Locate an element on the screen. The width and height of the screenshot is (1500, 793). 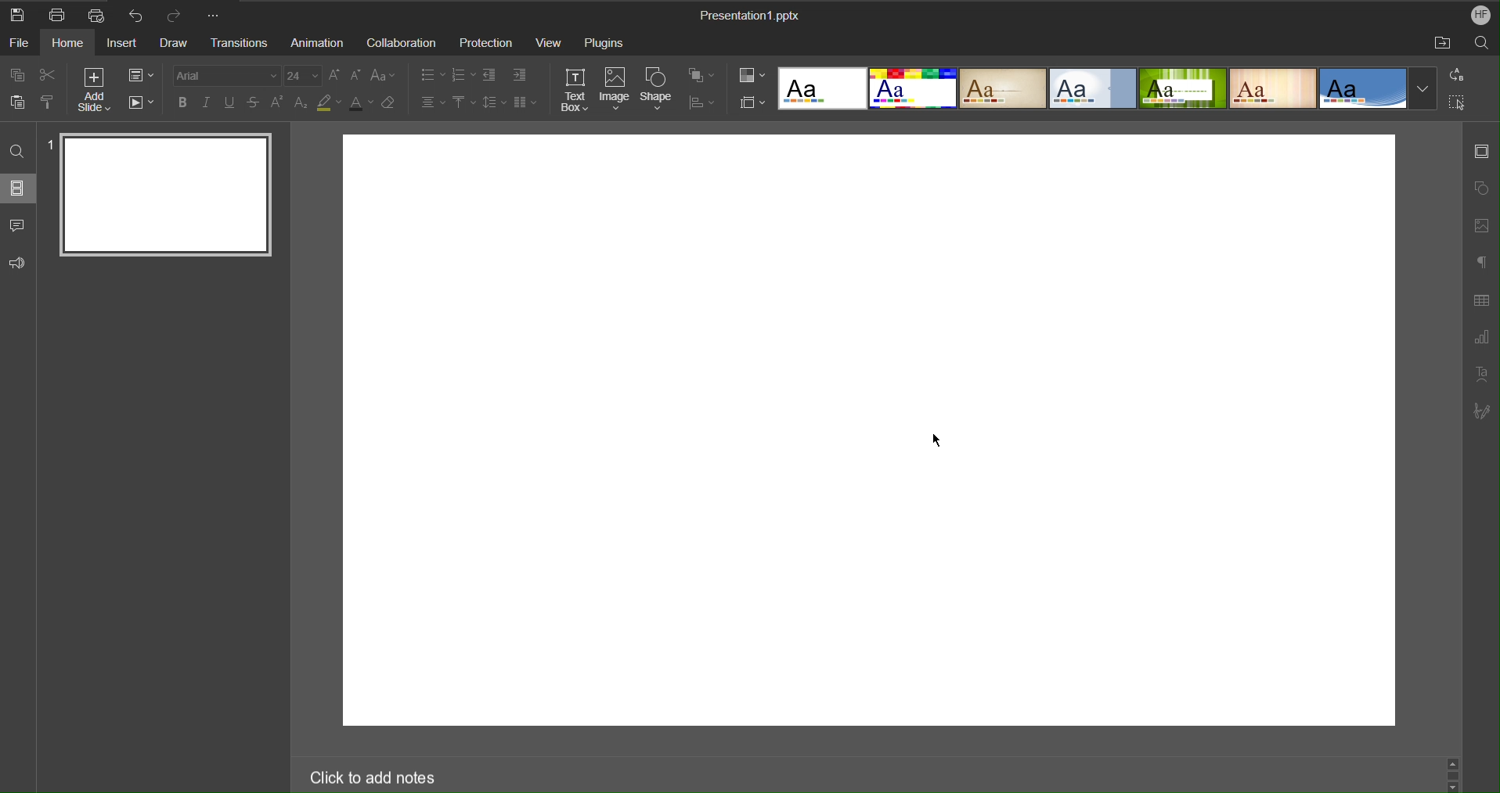
View is located at coordinates (551, 41).